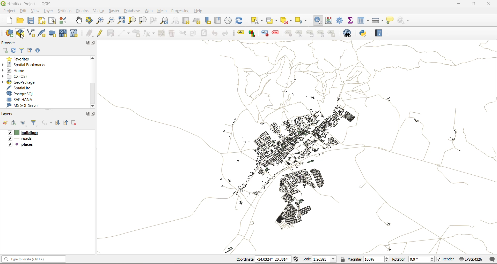 This screenshot has height=264, width=497. Describe the element at coordinates (110, 21) in the screenshot. I see `zoom out` at that location.